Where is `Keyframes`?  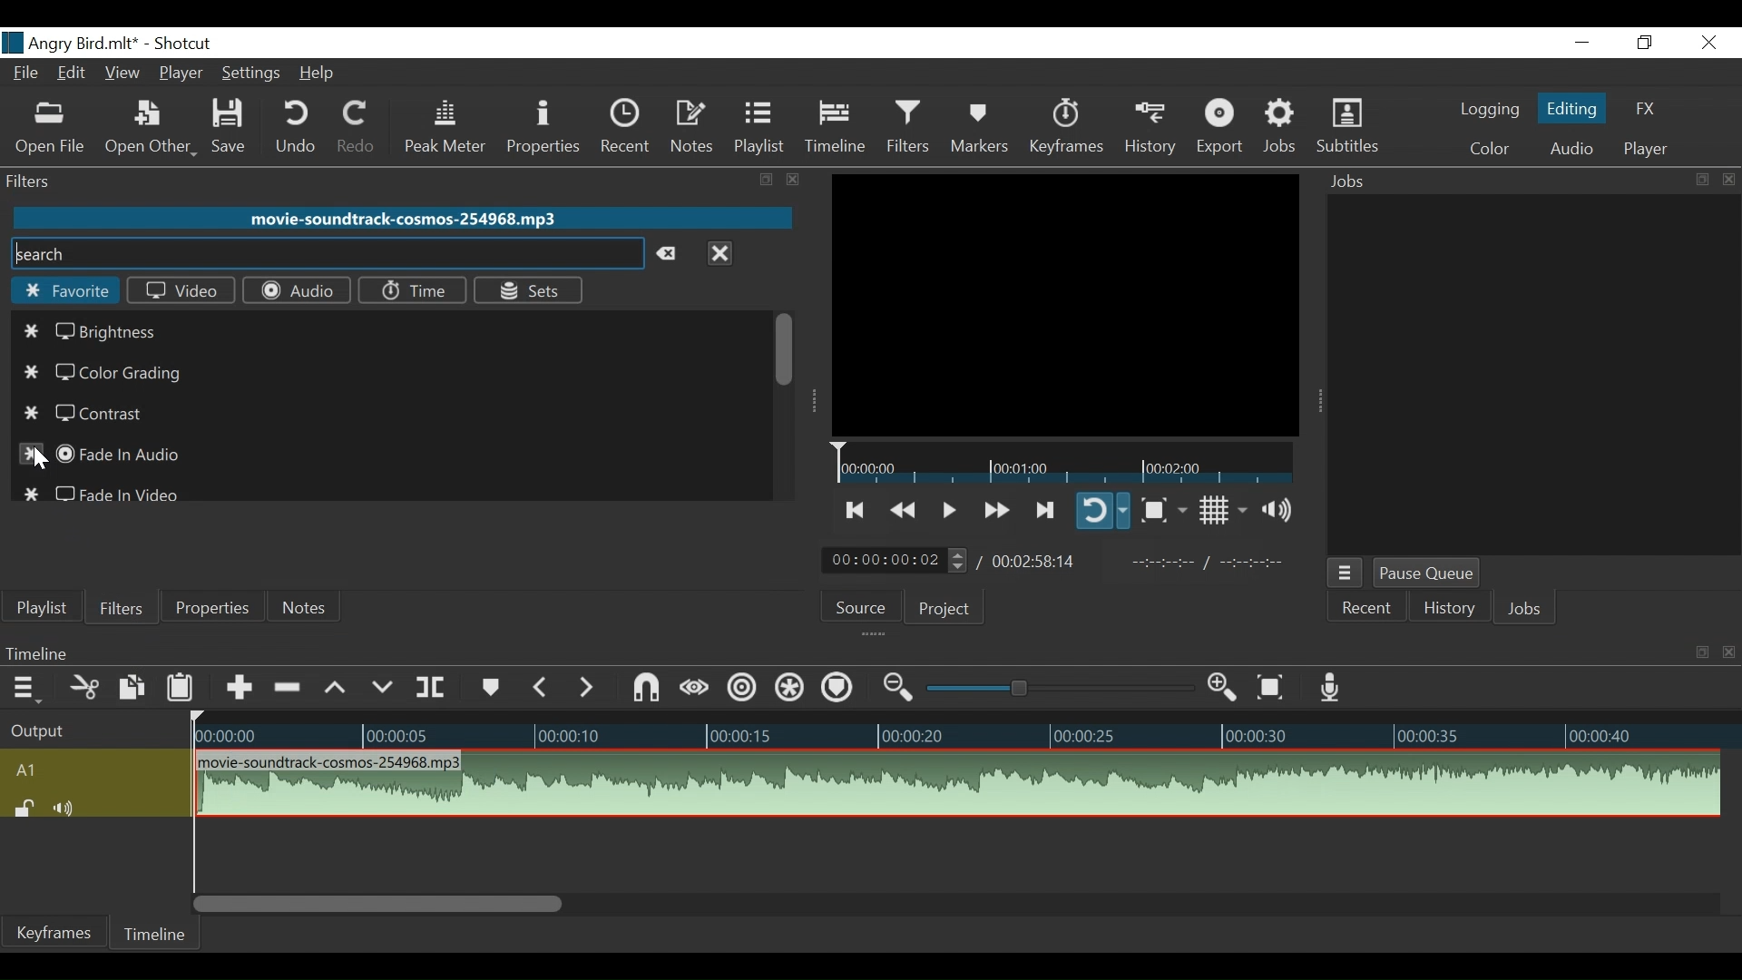
Keyframes is located at coordinates (55, 932).